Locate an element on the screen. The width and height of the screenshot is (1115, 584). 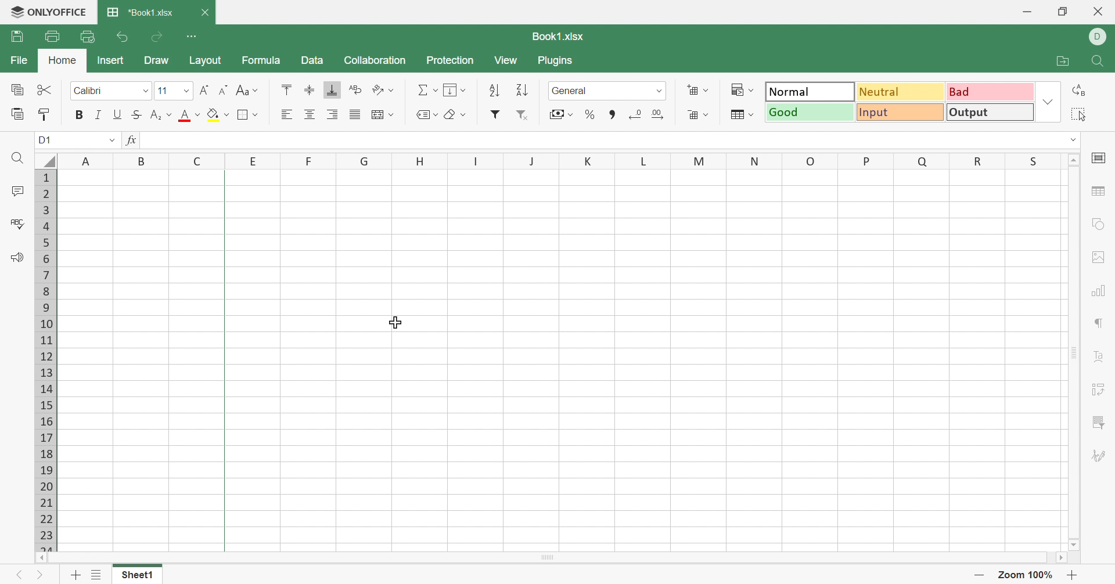
Drop Down is located at coordinates (750, 89).